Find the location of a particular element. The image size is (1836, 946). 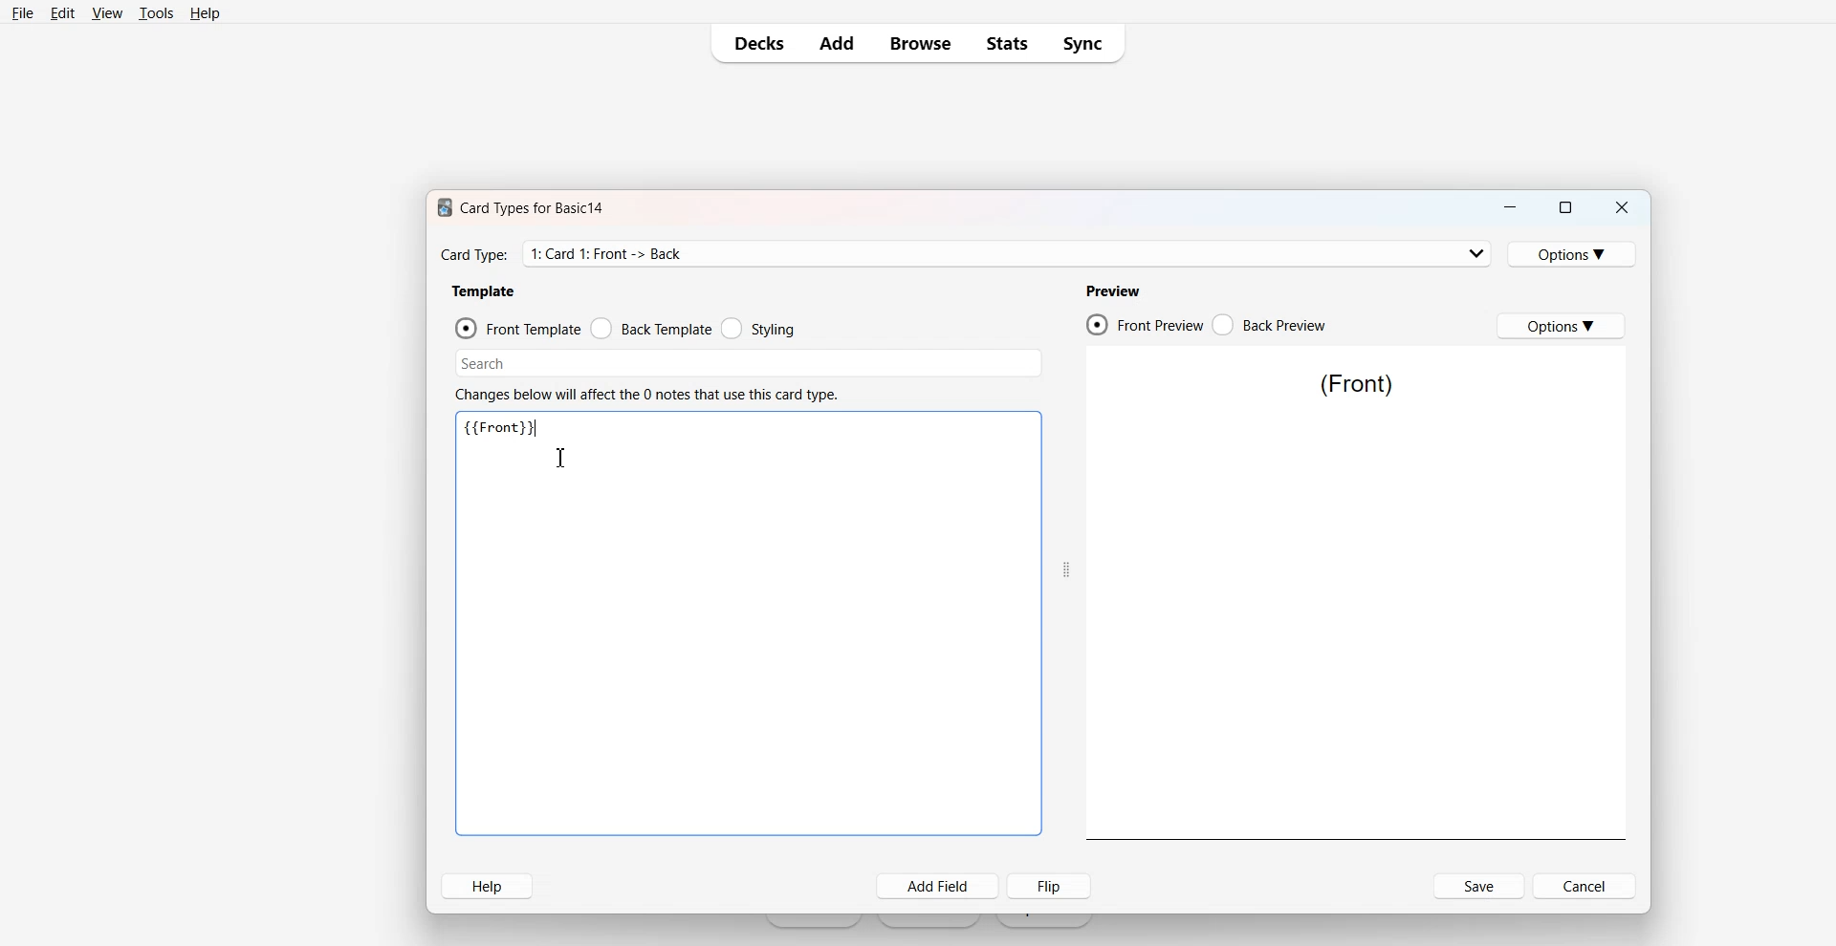

Options is located at coordinates (1561, 326).